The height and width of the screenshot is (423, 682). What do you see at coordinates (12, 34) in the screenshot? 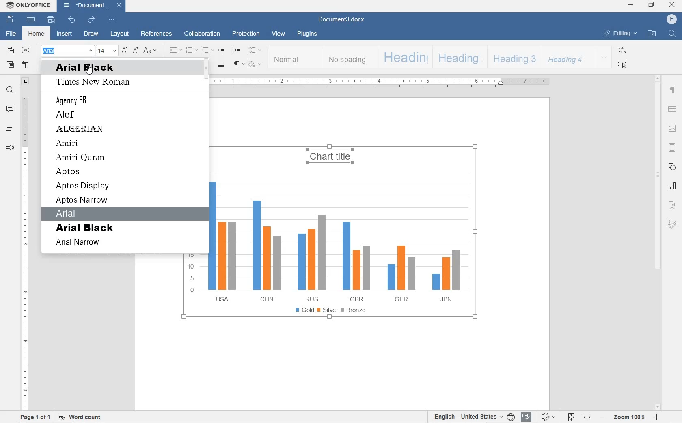
I see `FILE` at bounding box center [12, 34].